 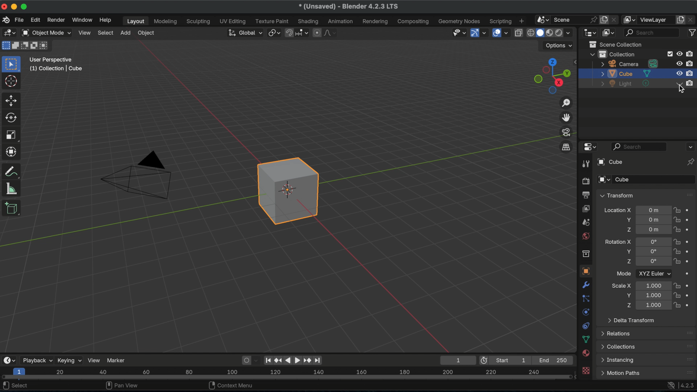 What do you see at coordinates (341, 21) in the screenshot?
I see `animation` at bounding box center [341, 21].